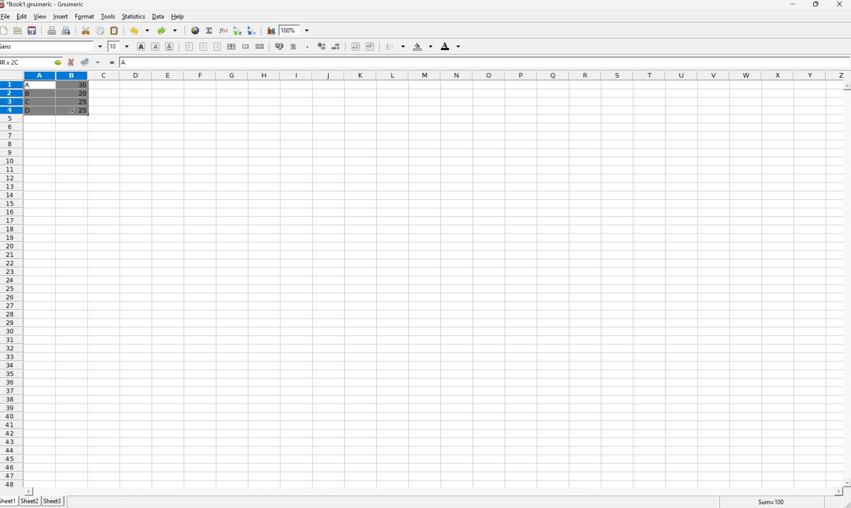  Describe the element at coordinates (224, 30) in the screenshot. I see `Edit function in current cell` at that location.